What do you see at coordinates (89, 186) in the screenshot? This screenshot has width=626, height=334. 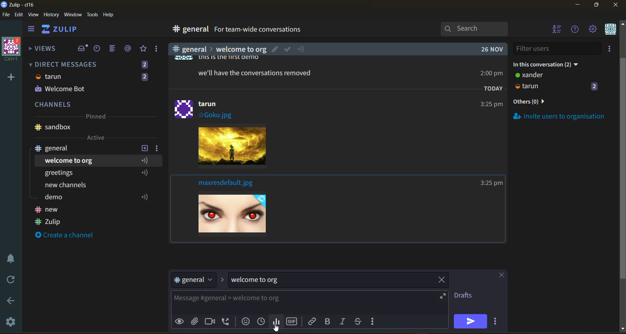 I see `` at bounding box center [89, 186].